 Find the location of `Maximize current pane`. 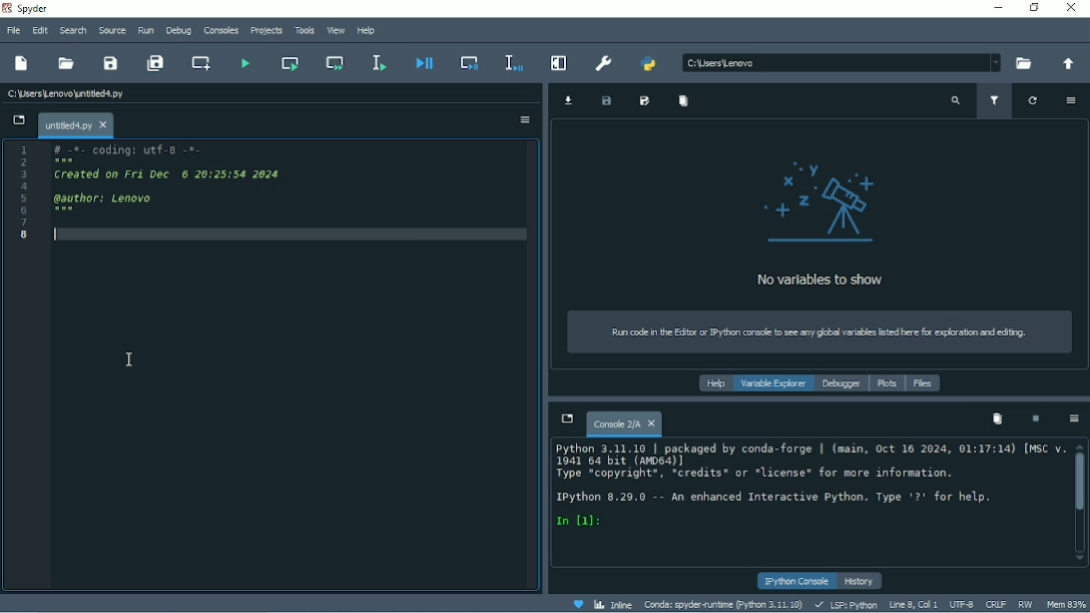

Maximize current pane is located at coordinates (557, 62).